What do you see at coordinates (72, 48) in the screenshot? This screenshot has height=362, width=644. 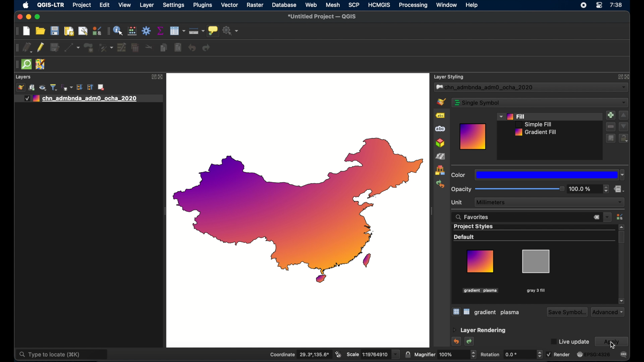 I see `digitize with segment` at bounding box center [72, 48].